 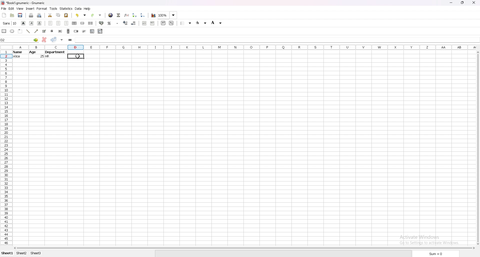 I want to click on edit, so click(x=11, y=8).